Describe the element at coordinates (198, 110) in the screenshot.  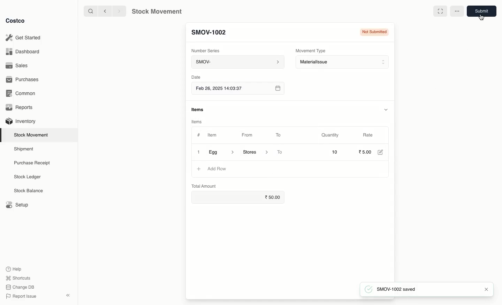
I see `items` at that location.